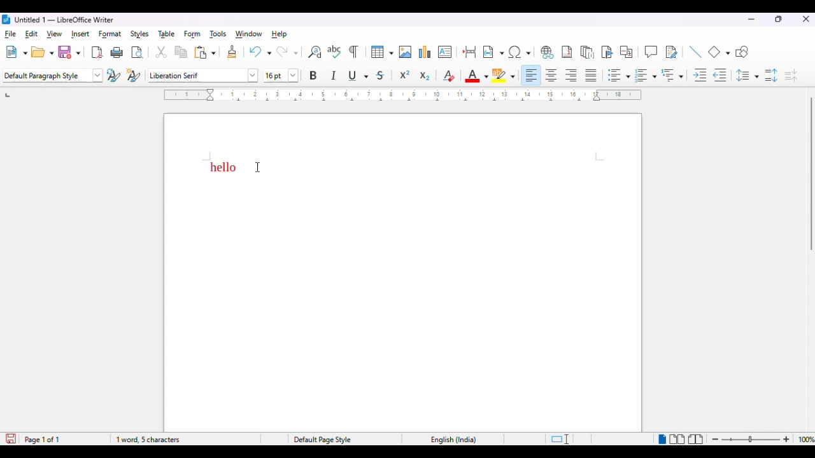  I want to click on cut, so click(161, 52).